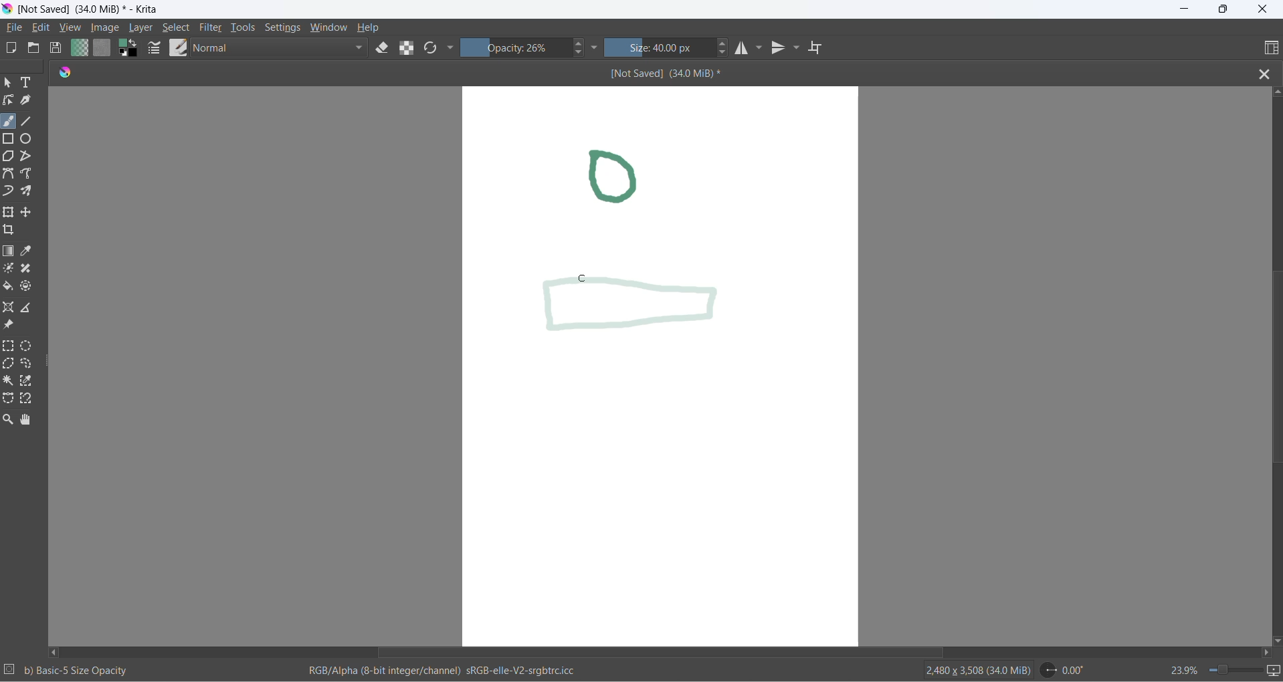 The height and width of the screenshot is (682, 1283). Describe the element at coordinates (10, 307) in the screenshot. I see `assistant tool` at that location.